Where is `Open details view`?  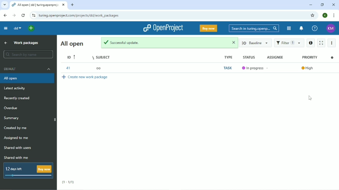 Open details view is located at coordinates (329, 68).